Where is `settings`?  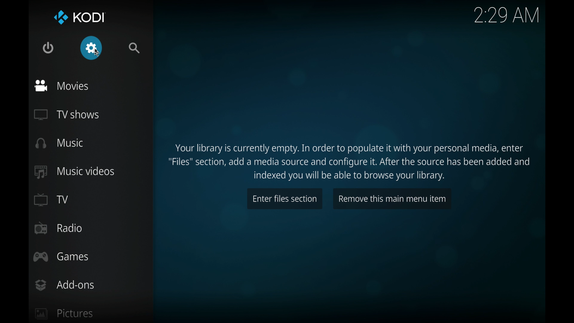 settings is located at coordinates (91, 48).